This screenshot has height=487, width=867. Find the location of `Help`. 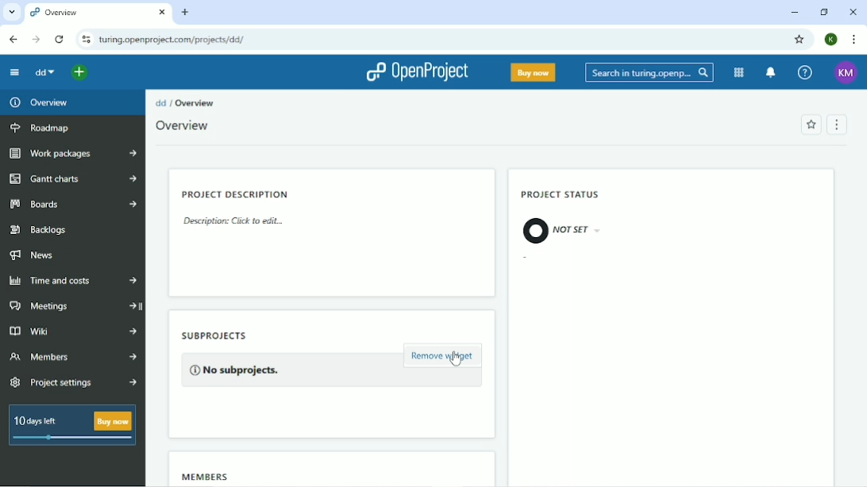

Help is located at coordinates (805, 73).